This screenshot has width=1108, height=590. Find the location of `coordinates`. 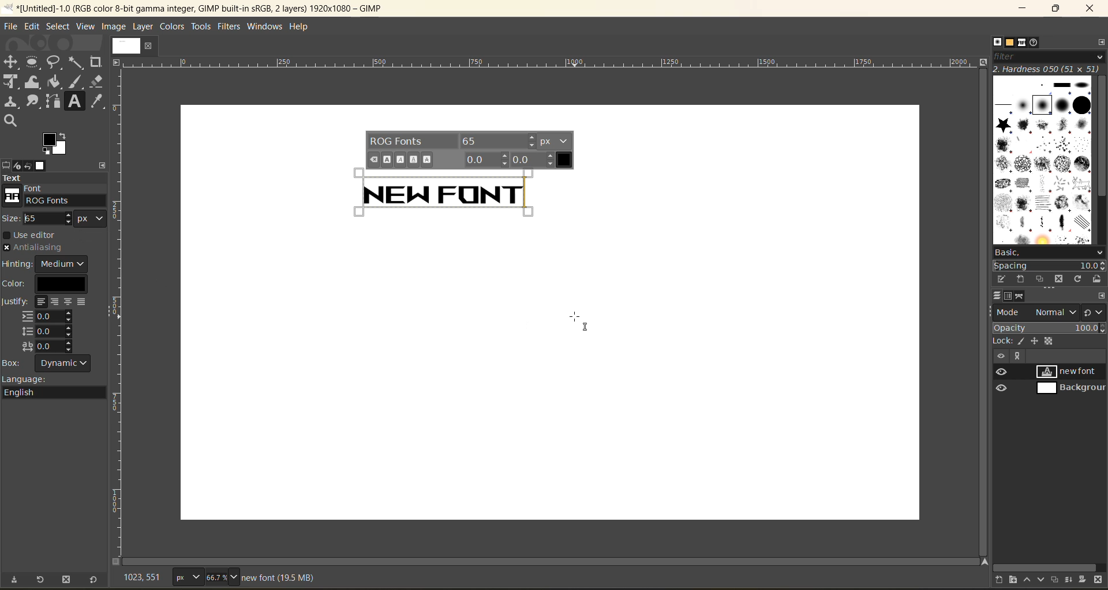

coordinates is located at coordinates (147, 578).